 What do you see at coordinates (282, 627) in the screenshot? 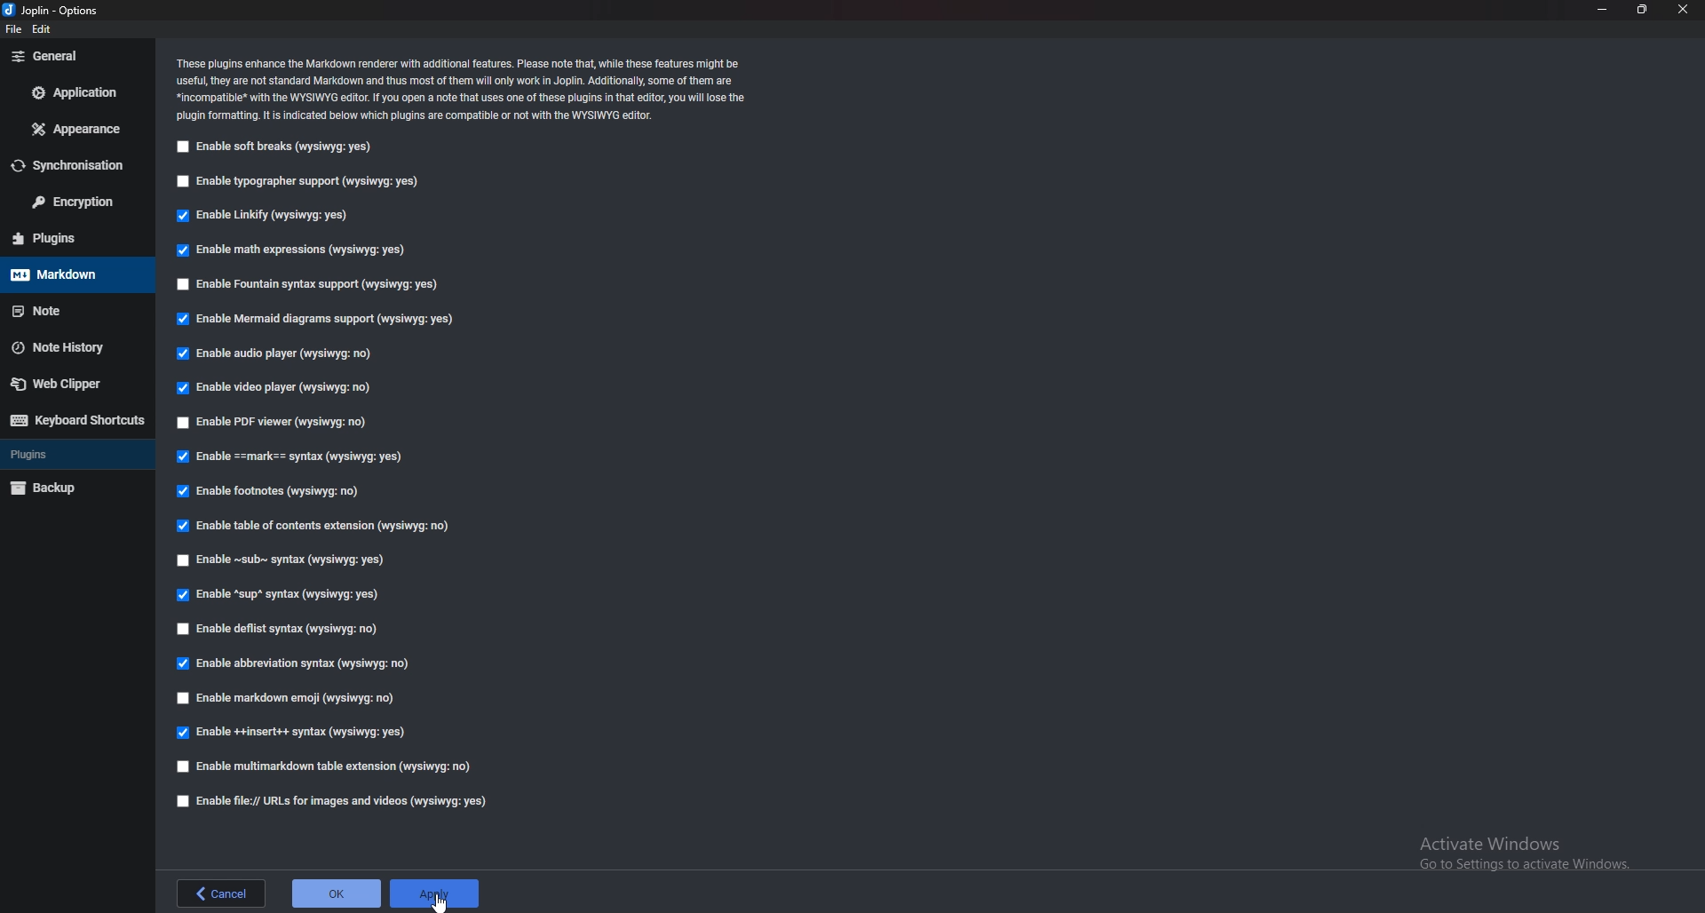
I see `enable deflist syntax` at bounding box center [282, 627].